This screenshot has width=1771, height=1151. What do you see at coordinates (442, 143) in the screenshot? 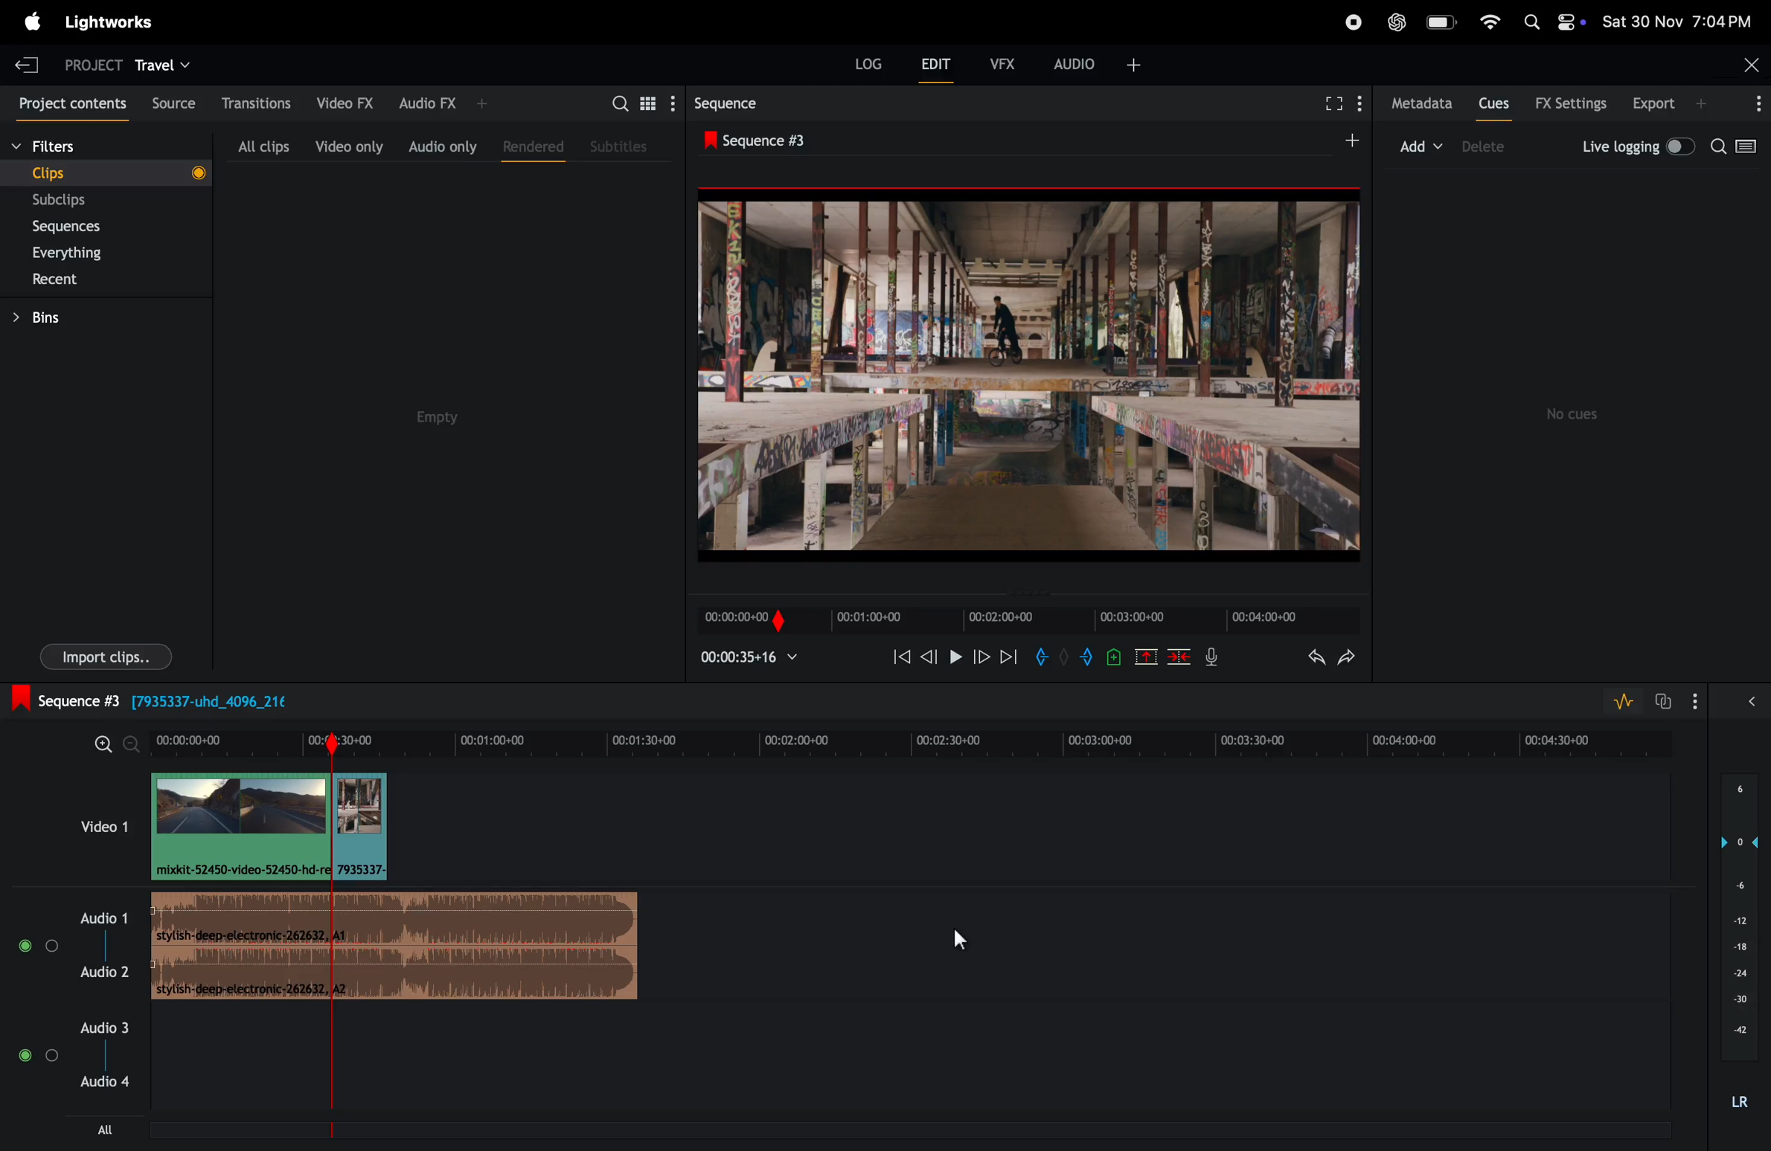
I see `audio omly` at bounding box center [442, 143].